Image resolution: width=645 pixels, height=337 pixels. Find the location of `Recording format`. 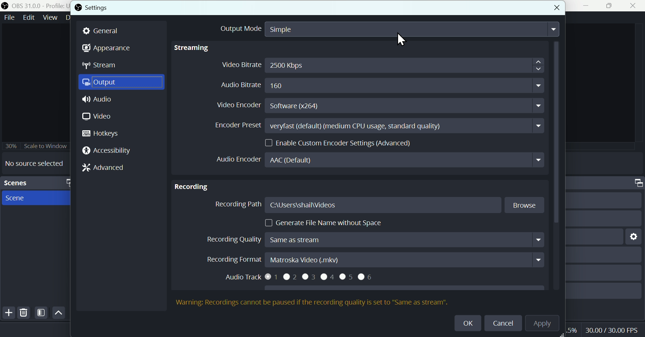

Recording format is located at coordinates (374, 259).